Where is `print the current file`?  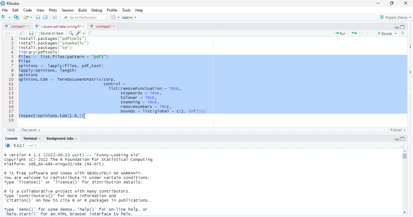
print the current file is located at coordinates (55, 18).